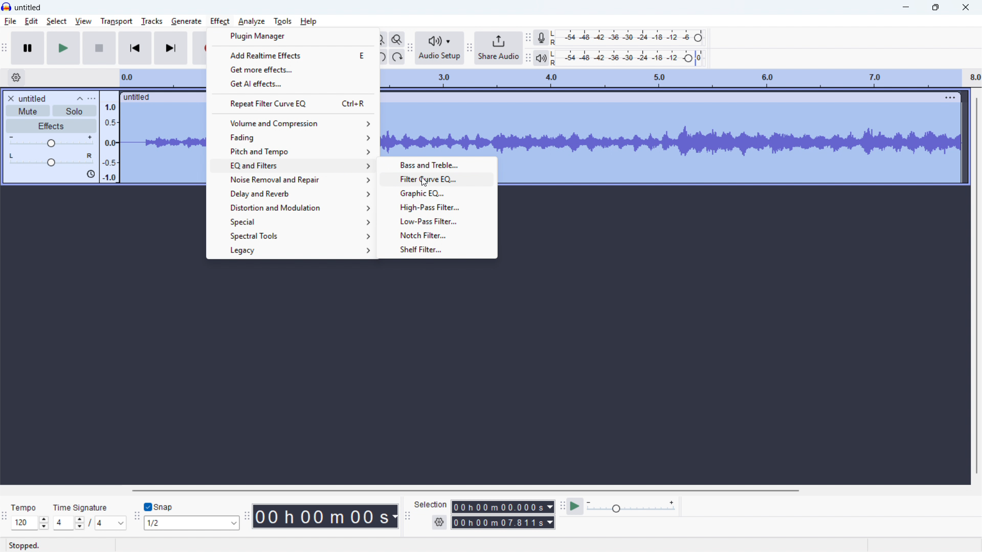 This screenshot has height=552, width=982. Describe the element at coordinates (291, 250) in the screenshot. I see `legacy` at that location.